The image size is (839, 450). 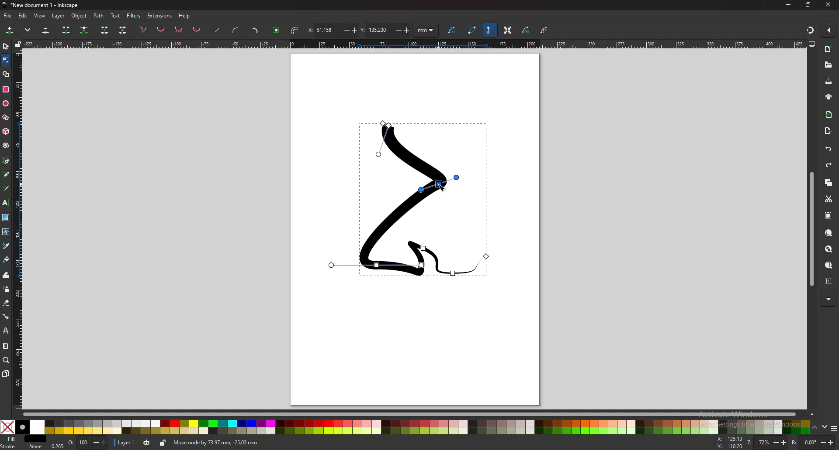 What do you see at coordinates (827, 166) in the screenshot?
I see `redo` at bounding box center [827, 166].